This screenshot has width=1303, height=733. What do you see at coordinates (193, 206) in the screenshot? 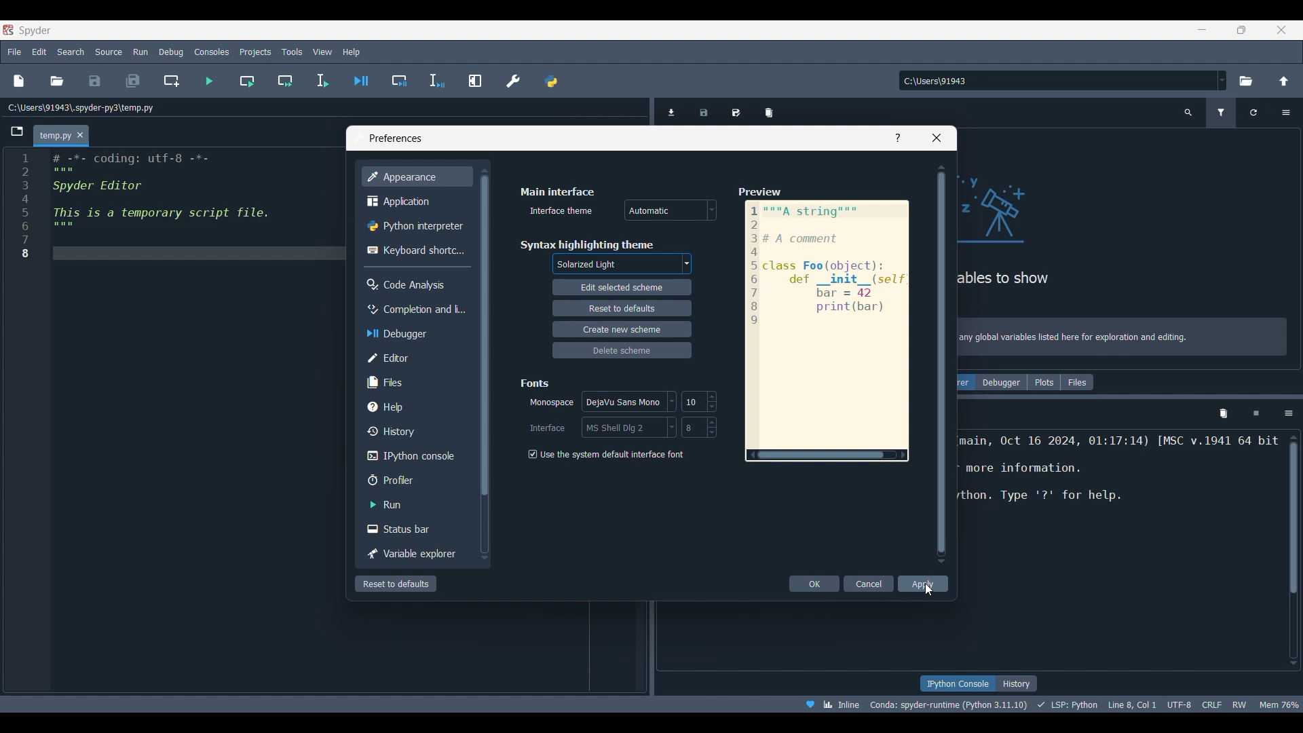
I see `editor pane` at bounding box center [193, 206].